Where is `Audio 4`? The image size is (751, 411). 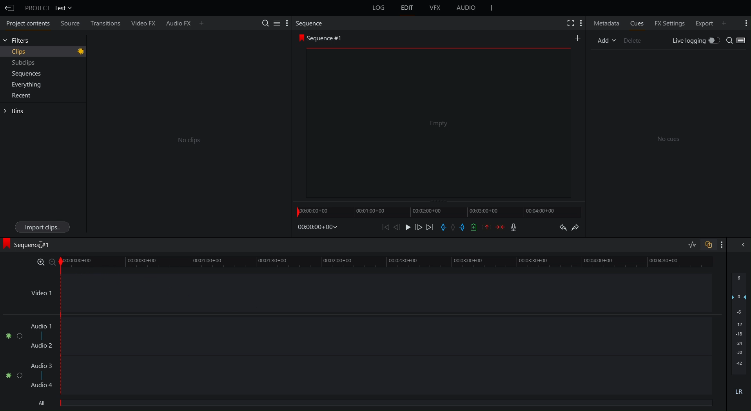 Audio 4 is located at coordinates (42, 384).